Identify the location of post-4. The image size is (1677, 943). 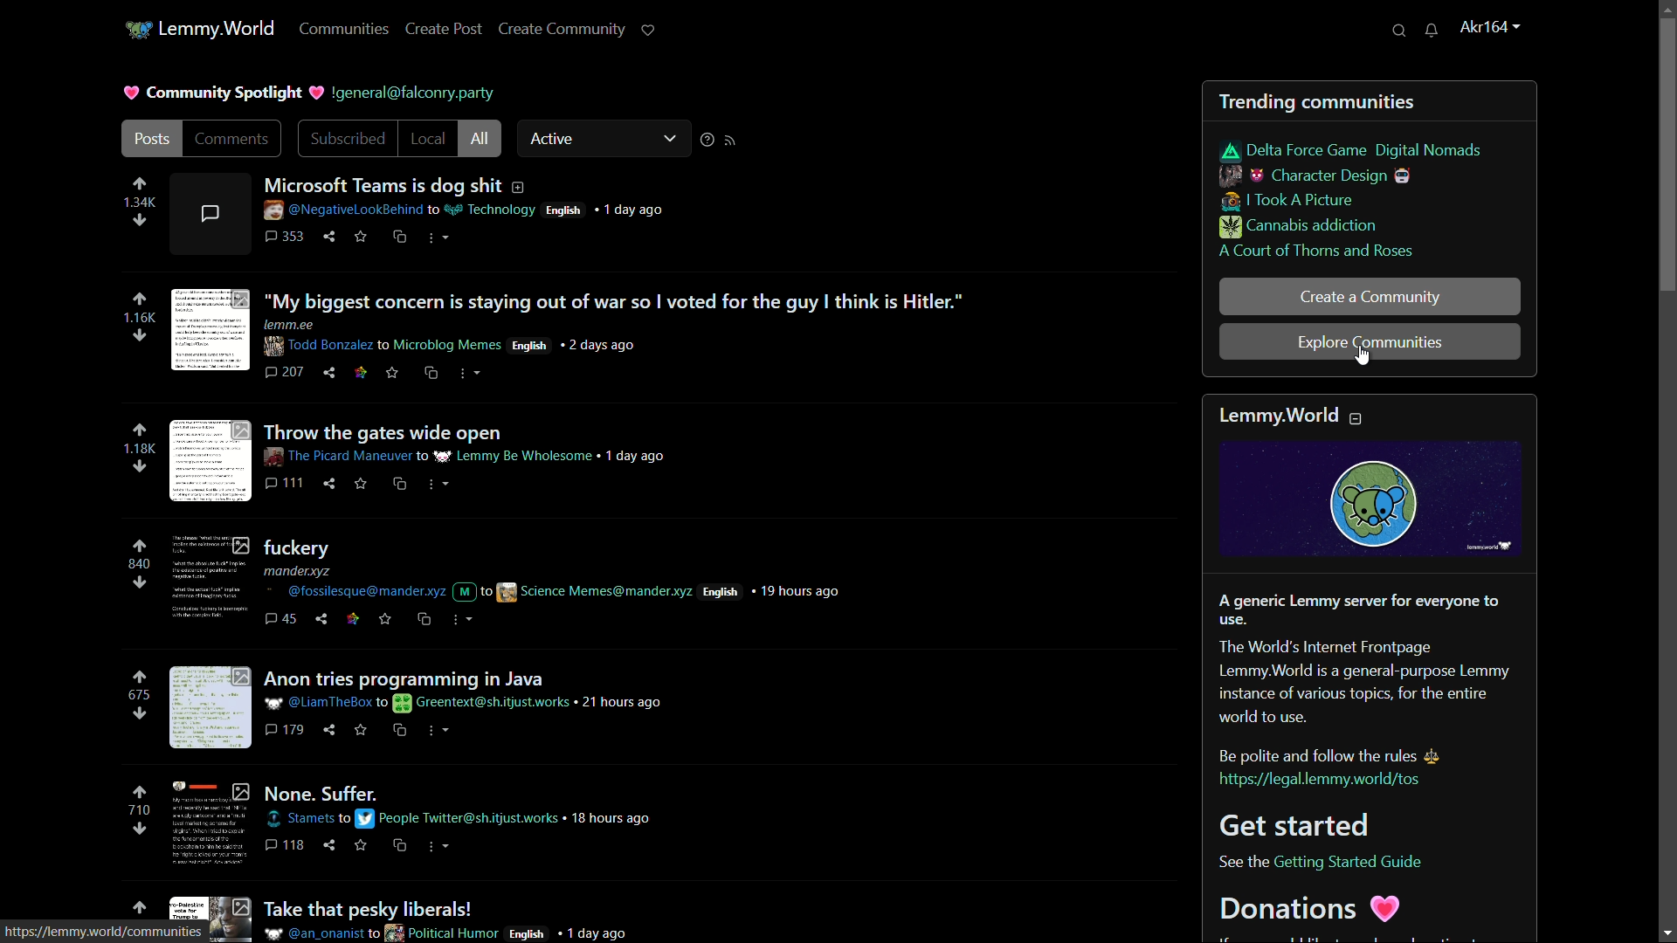
(298, 547).